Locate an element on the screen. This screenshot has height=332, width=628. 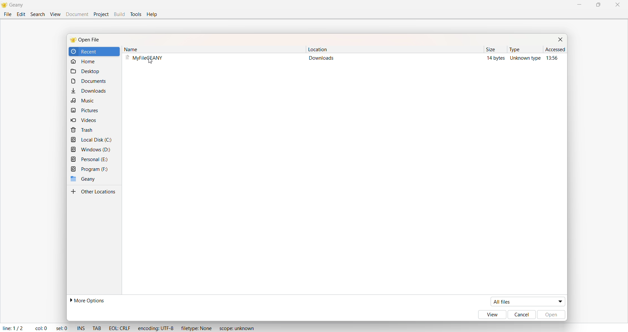
file name is located at coordinates (147, 59).